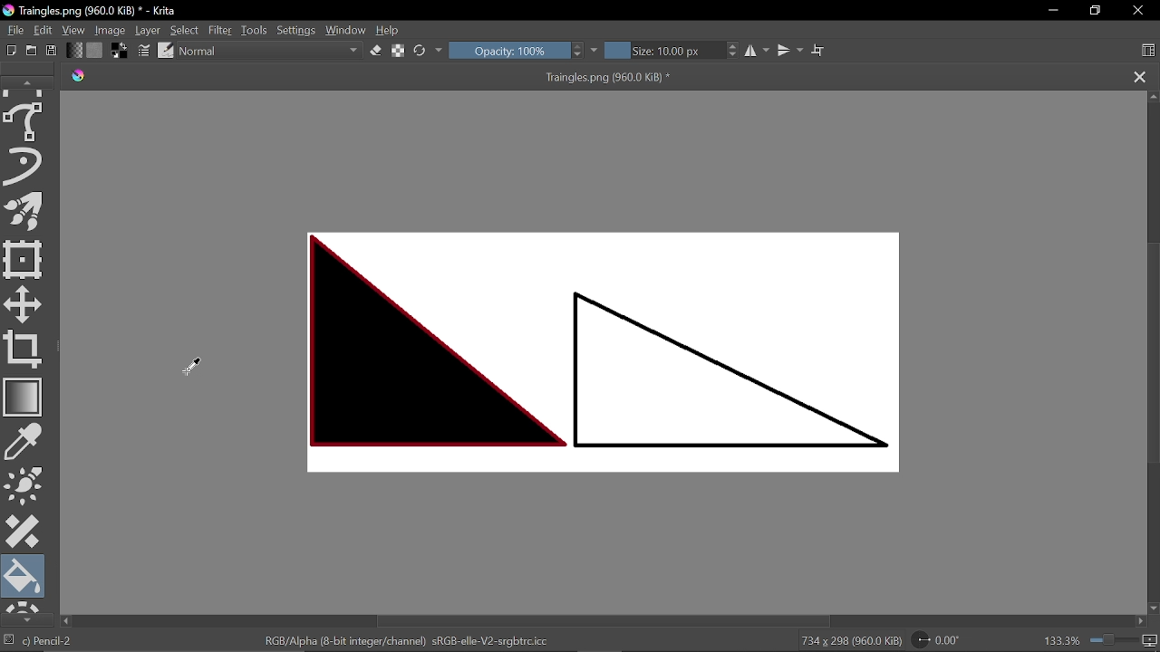 The image size is (1160, 652). I want to click on Minimize, so click(1050, 11).